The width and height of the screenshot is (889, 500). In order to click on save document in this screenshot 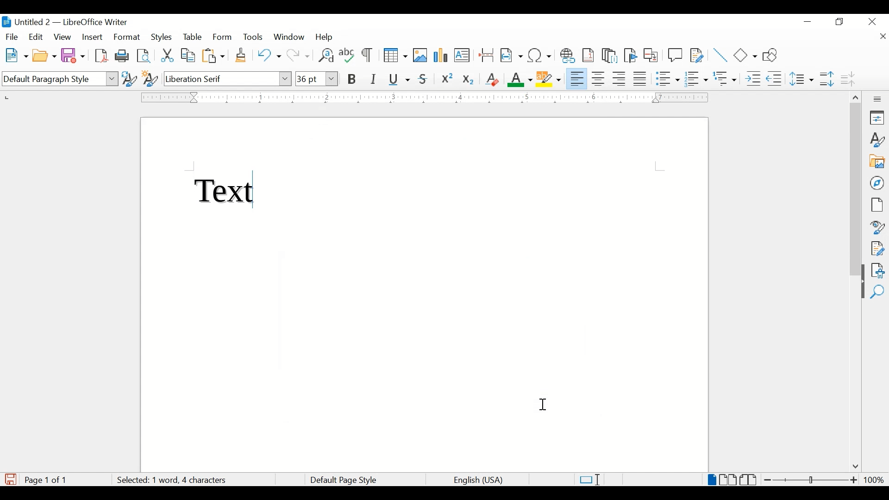, I will do `click(11, 479)`.